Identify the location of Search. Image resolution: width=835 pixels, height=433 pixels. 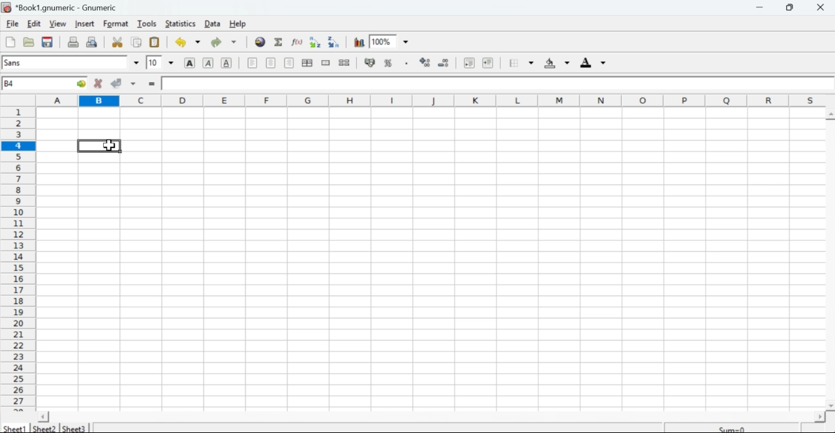
(260, 41).